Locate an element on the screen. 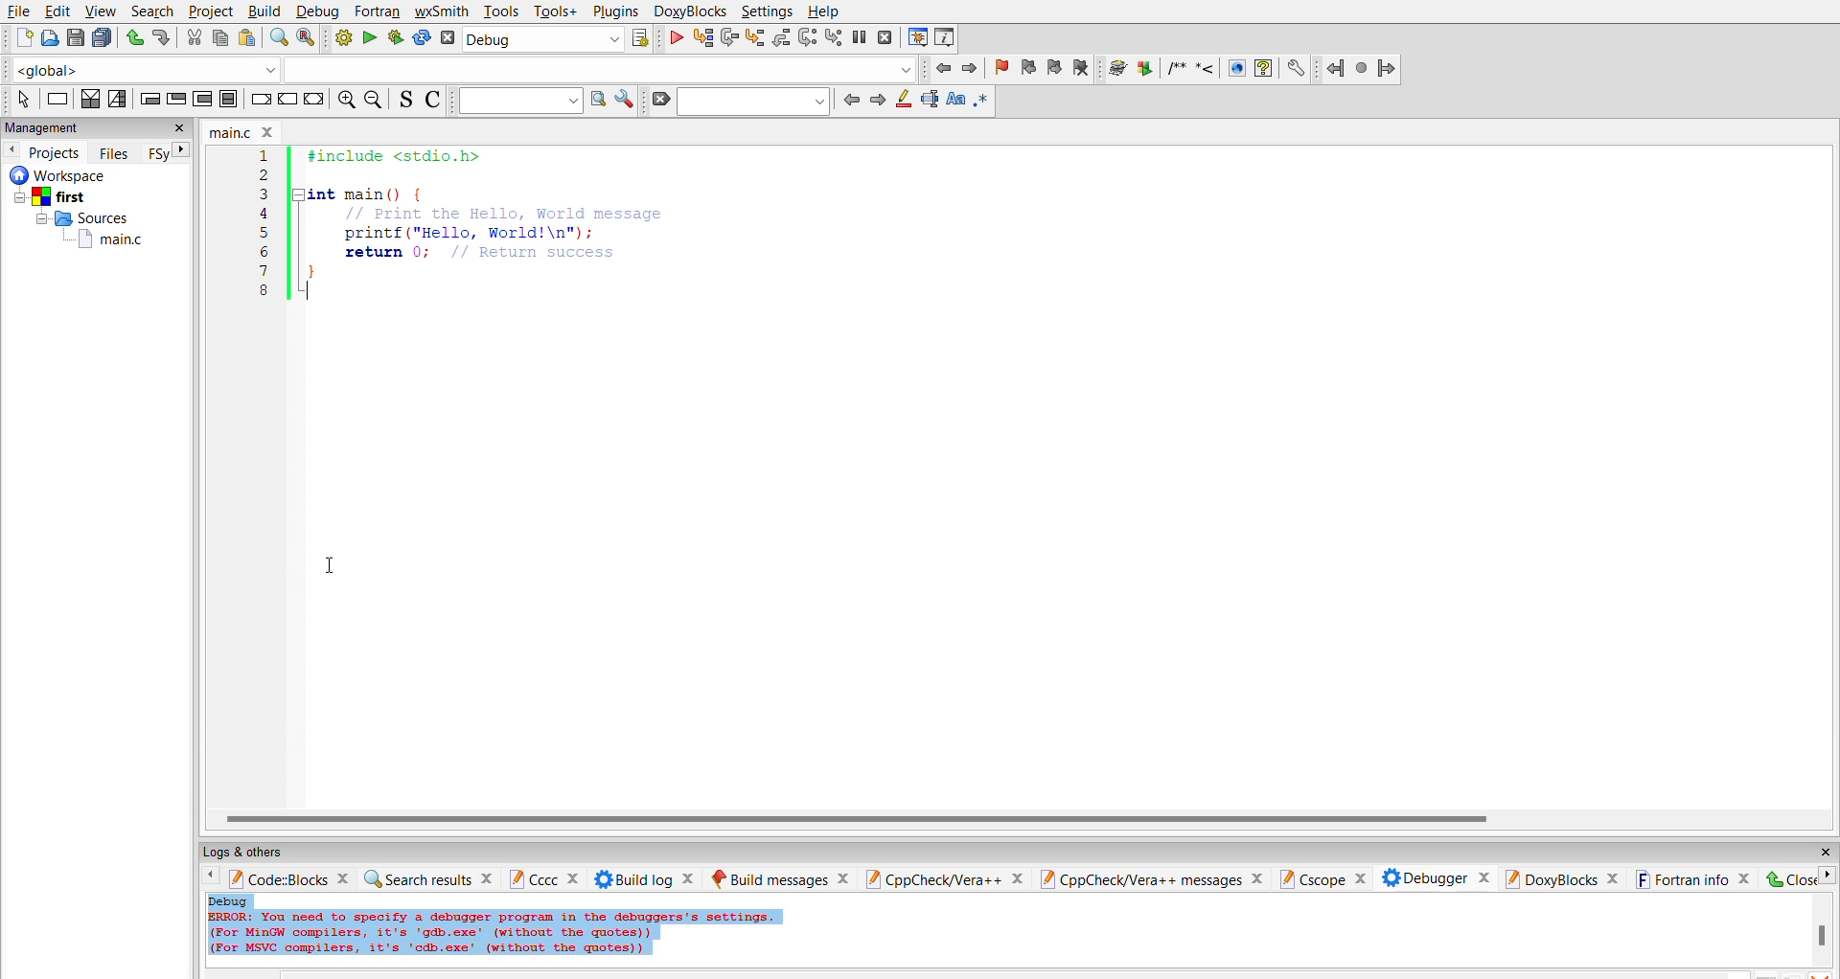 This screenshot has height=979, width=1840. block instruction is located at coordinates (232, 99).